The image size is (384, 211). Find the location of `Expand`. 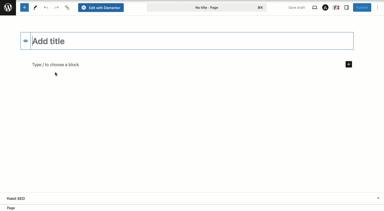

Expand is located at coordinates (378, 198).